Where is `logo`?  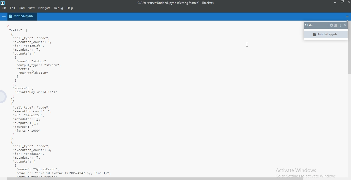 logo is located at coordinates (3, 2).